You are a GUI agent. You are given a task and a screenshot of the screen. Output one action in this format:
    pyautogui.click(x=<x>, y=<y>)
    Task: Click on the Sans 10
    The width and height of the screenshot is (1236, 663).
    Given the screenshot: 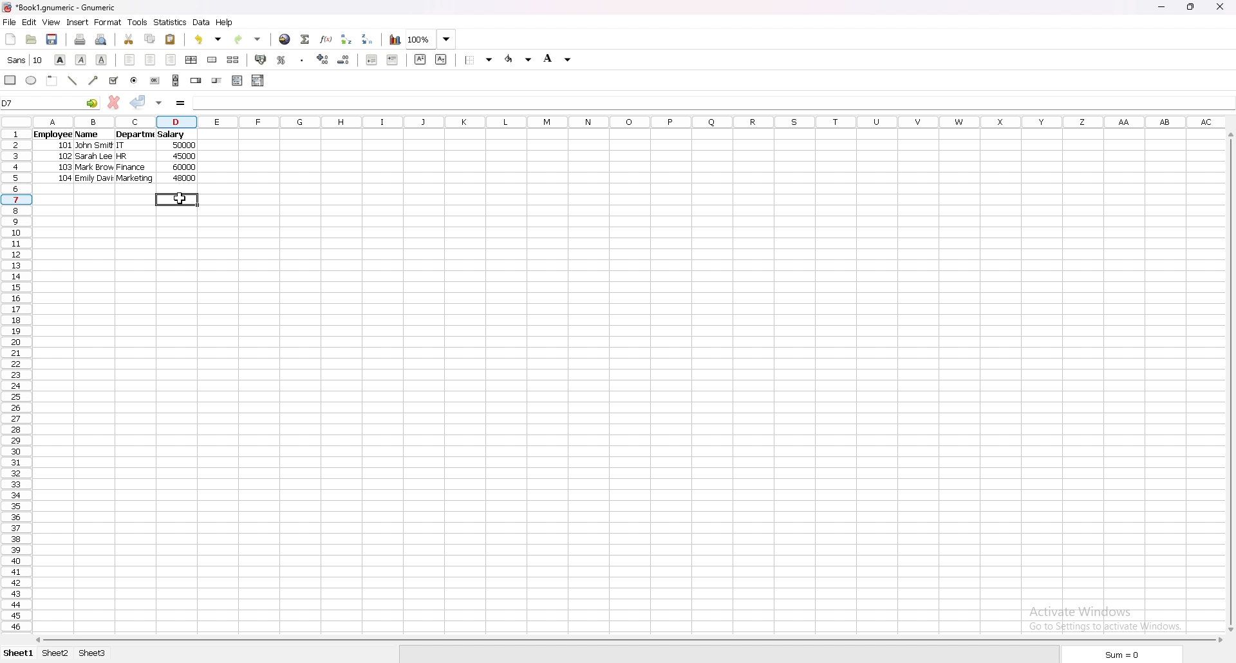 What is the action you would take?
    pyautogui.click(x=24, y=61)
    